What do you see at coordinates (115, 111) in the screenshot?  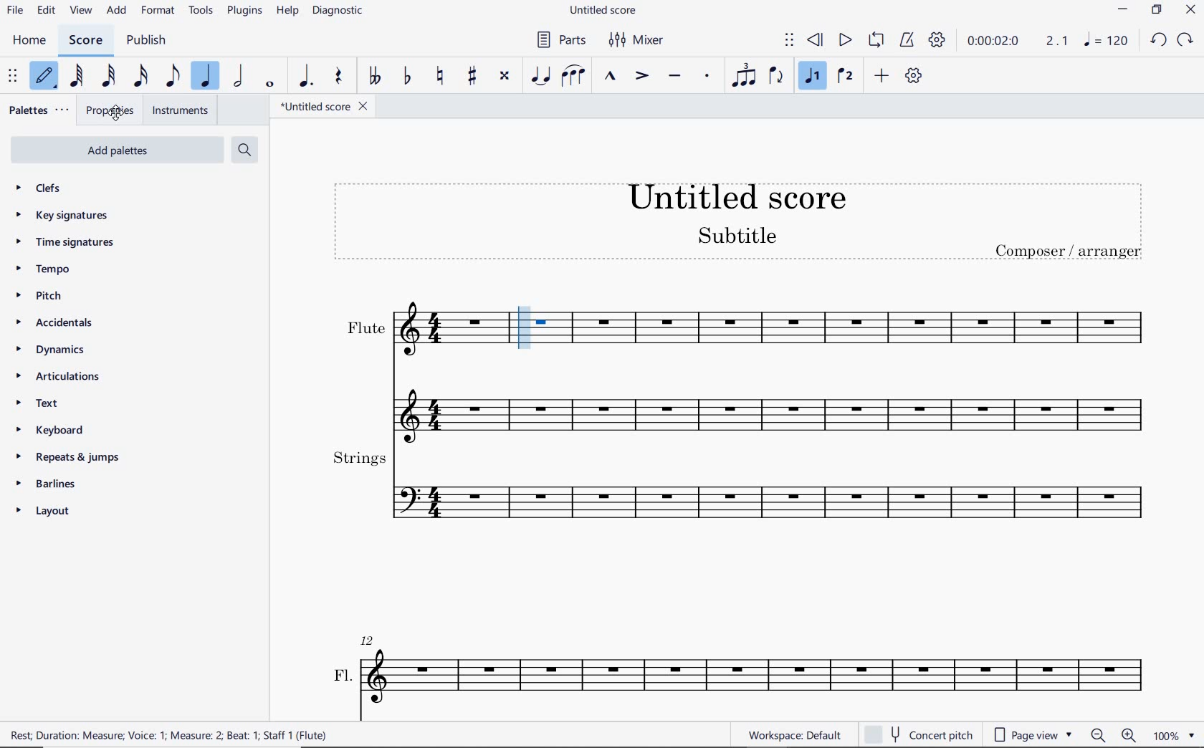 I see `PROPERTIES` at bounding box center [115, 111].